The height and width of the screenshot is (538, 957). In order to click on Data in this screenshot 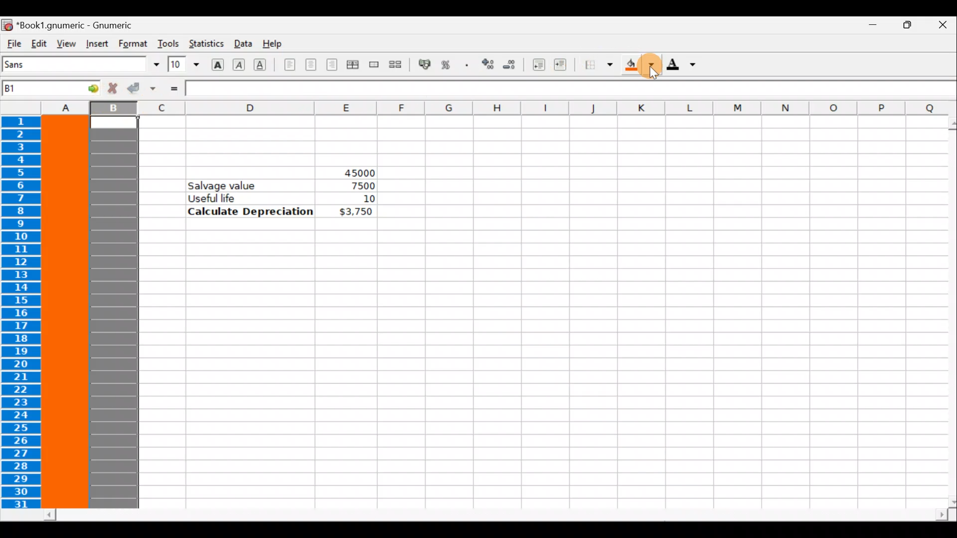, I will do `click(242, 43)`.